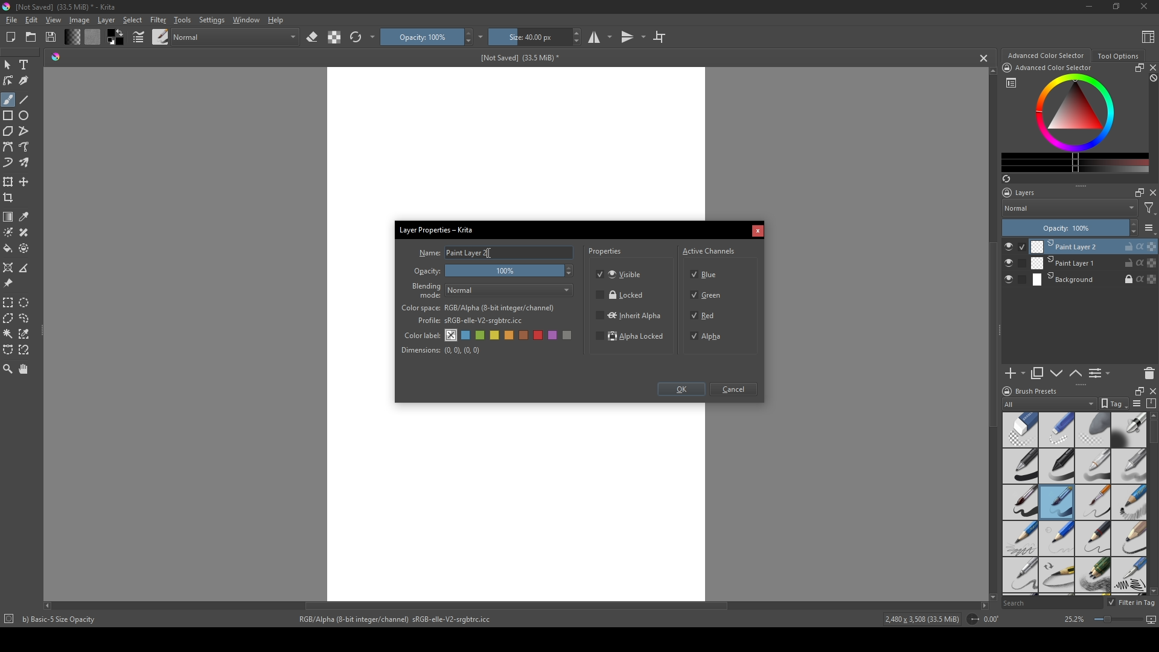 The image size is (1159, 652). What do you see at coordinates (92, 37) in the screenshot?
I see `color` at bounding box center [92, 37].